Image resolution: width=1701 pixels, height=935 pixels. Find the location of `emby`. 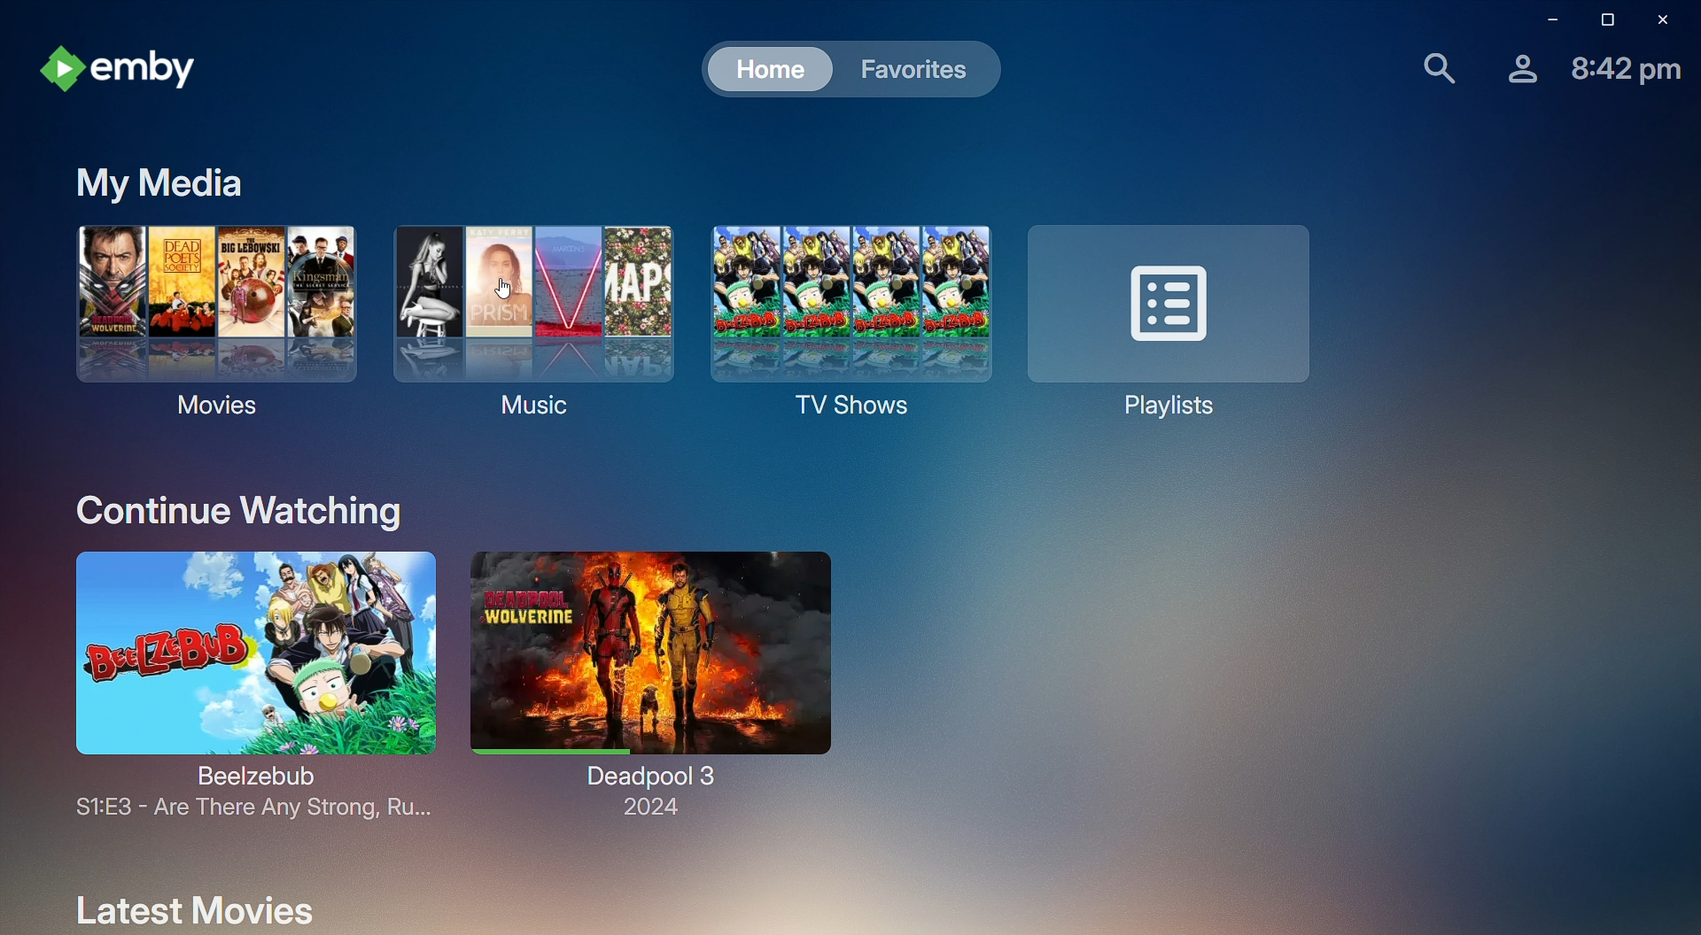

emby is located at coordinates (122, 70).